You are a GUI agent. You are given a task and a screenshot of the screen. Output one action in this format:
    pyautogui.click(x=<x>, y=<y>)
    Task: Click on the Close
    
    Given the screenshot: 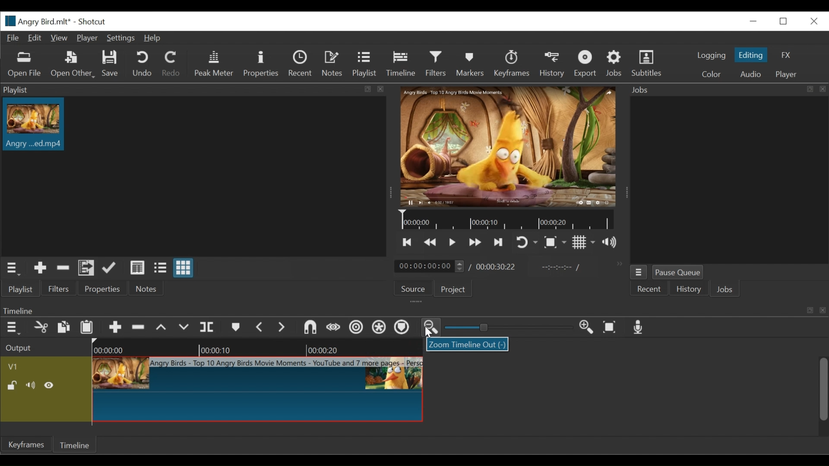 What is the action you would take?
    pyautogui.click(x=814, y=22)
    